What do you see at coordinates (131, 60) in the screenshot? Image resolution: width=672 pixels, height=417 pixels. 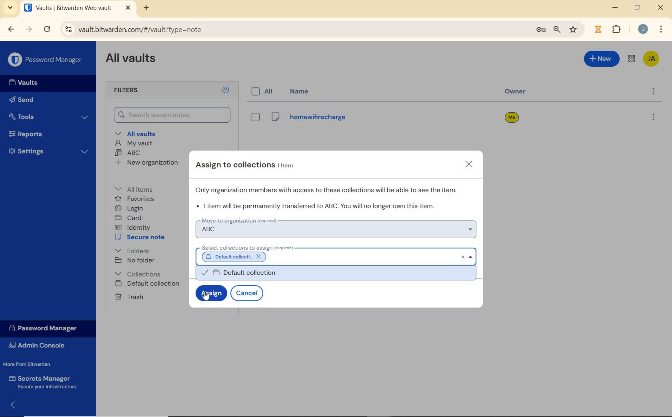 I see `All Vaults` at bounding box center [131, 60].